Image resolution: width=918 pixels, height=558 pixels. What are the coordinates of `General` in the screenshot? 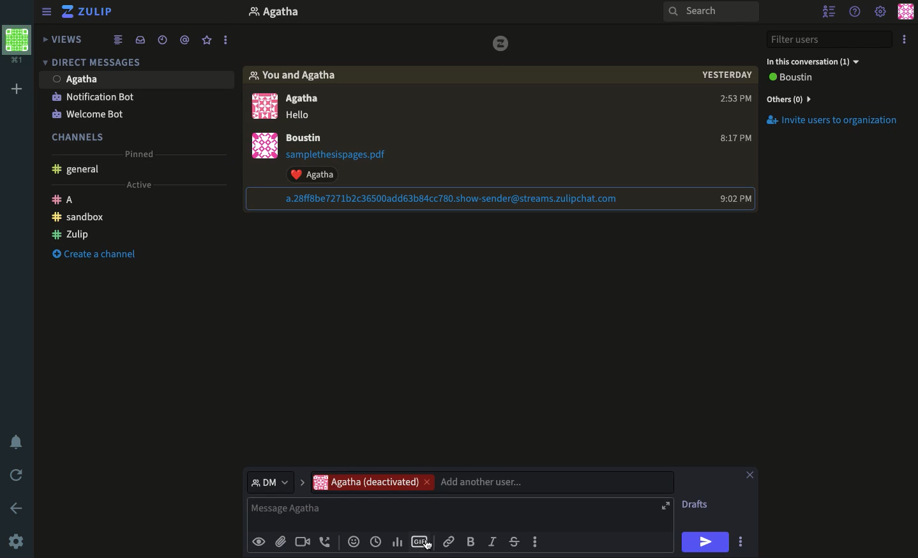 It's located at (79, 170).